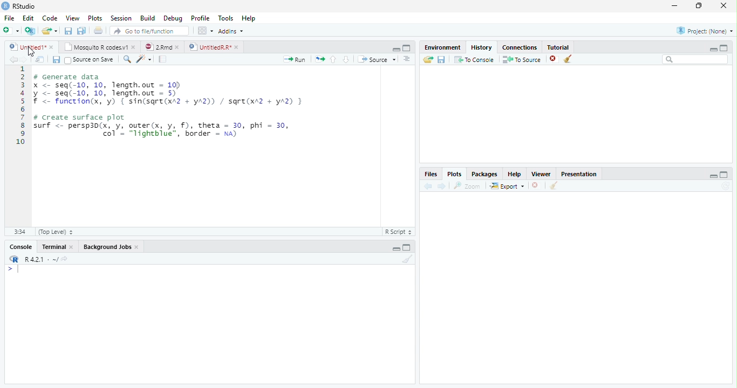 This screenshot has width=737, height=388. What do you see at coordinates (515, 174) in the screenshot?
I see `Help` at bounding box center [515, 174].